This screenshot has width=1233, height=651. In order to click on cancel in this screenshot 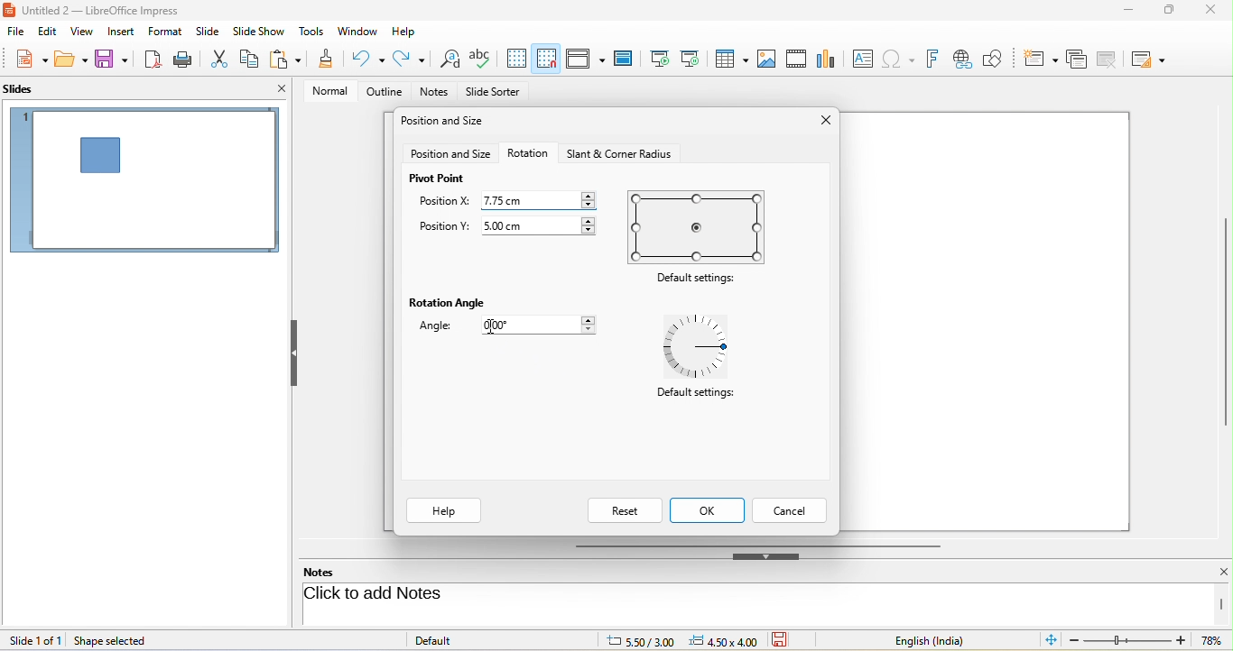, I will do `click(792, 510)`.